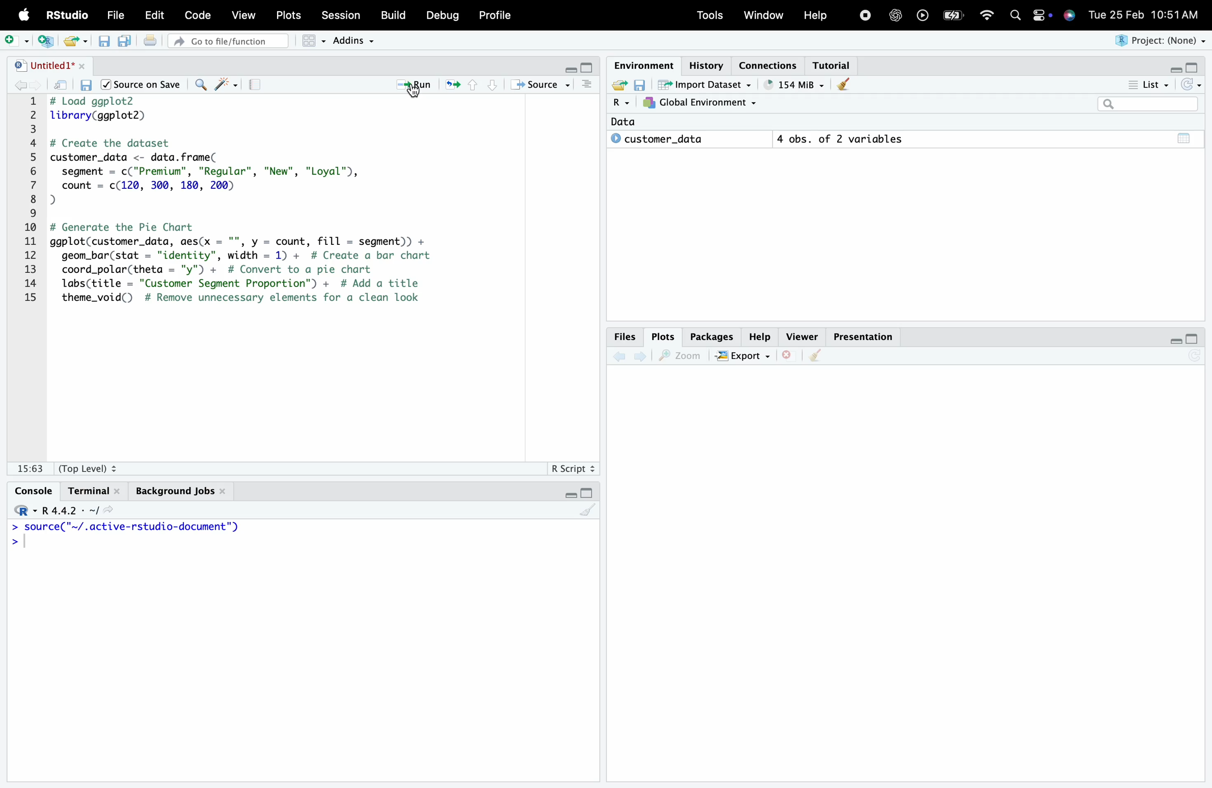 The height and width of the screenshot is (788, 1212). What do you see at coordinates (156, 16) in the screenshot?
I see `Edit` at bounding box center [156, 16].